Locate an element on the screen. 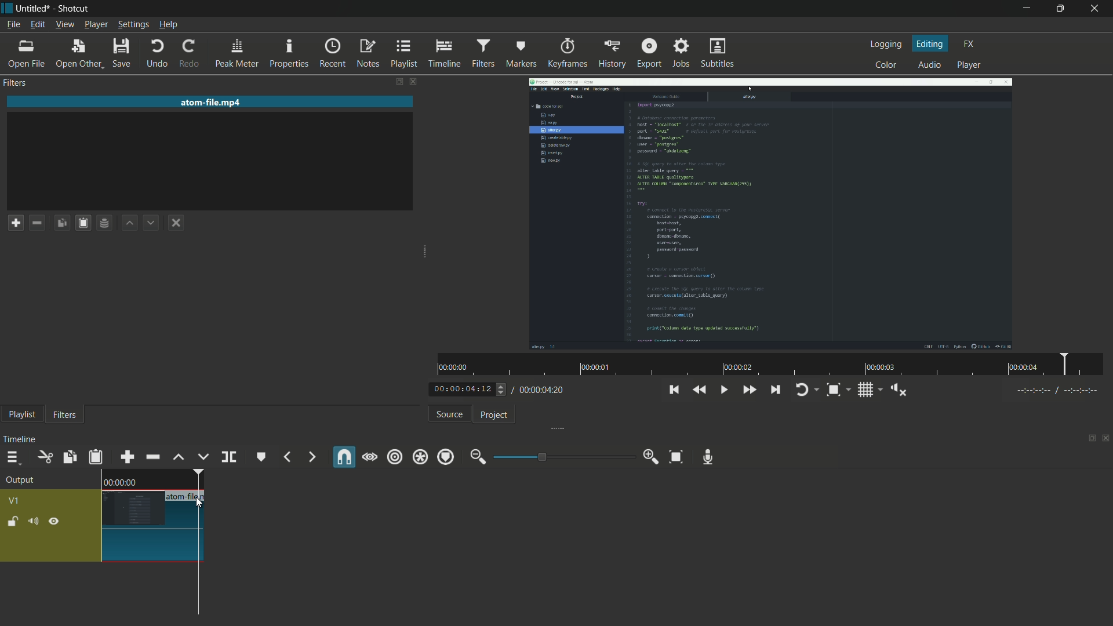 Image resolution: width=1113 pixels, height=626 pixels. overwrite is located at coordinates (203, 456).